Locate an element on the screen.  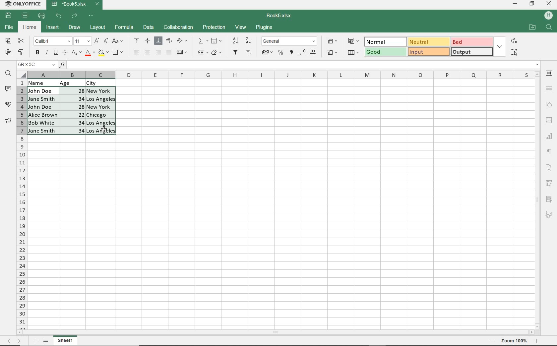
LIST SHEETS is located at coordinates (47, 341).